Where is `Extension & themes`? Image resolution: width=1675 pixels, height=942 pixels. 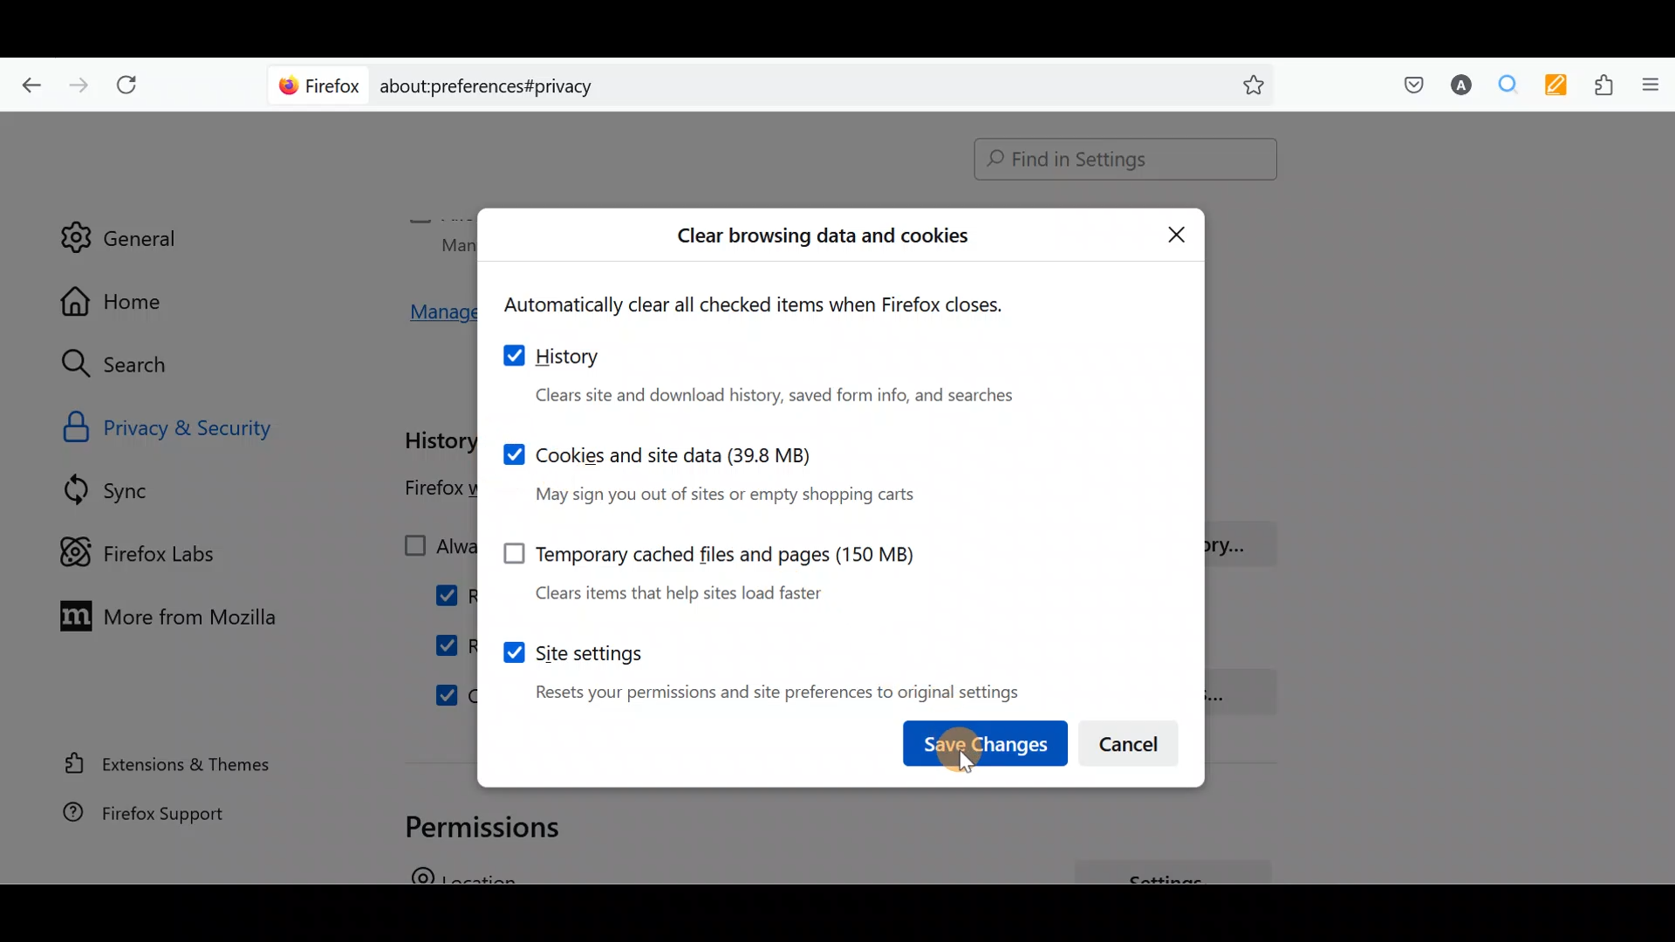
Extension & themes is located at coordinates (172, 767).